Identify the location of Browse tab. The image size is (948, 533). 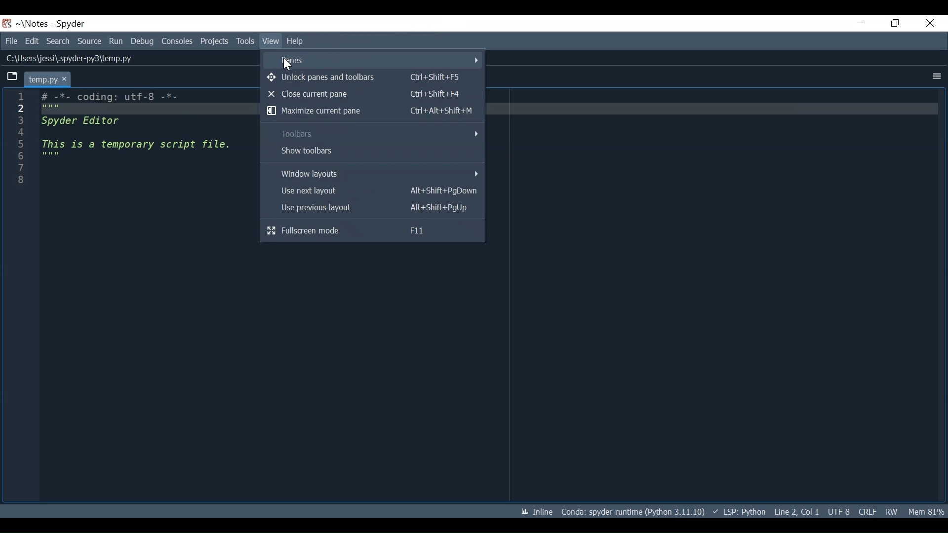
(12, 77).